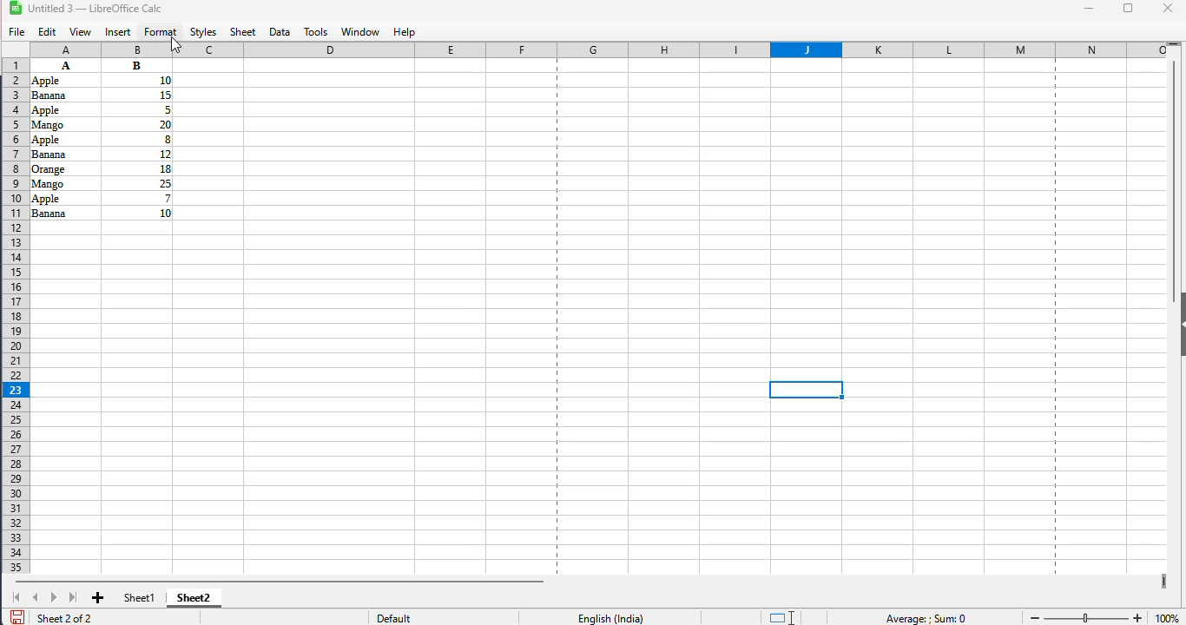 This screenshot has height=625, width=1186. What do you see at coordinates (74, 596) in the screenshot?
I see `scroll to last sheet` at bounding box center [74, 596].